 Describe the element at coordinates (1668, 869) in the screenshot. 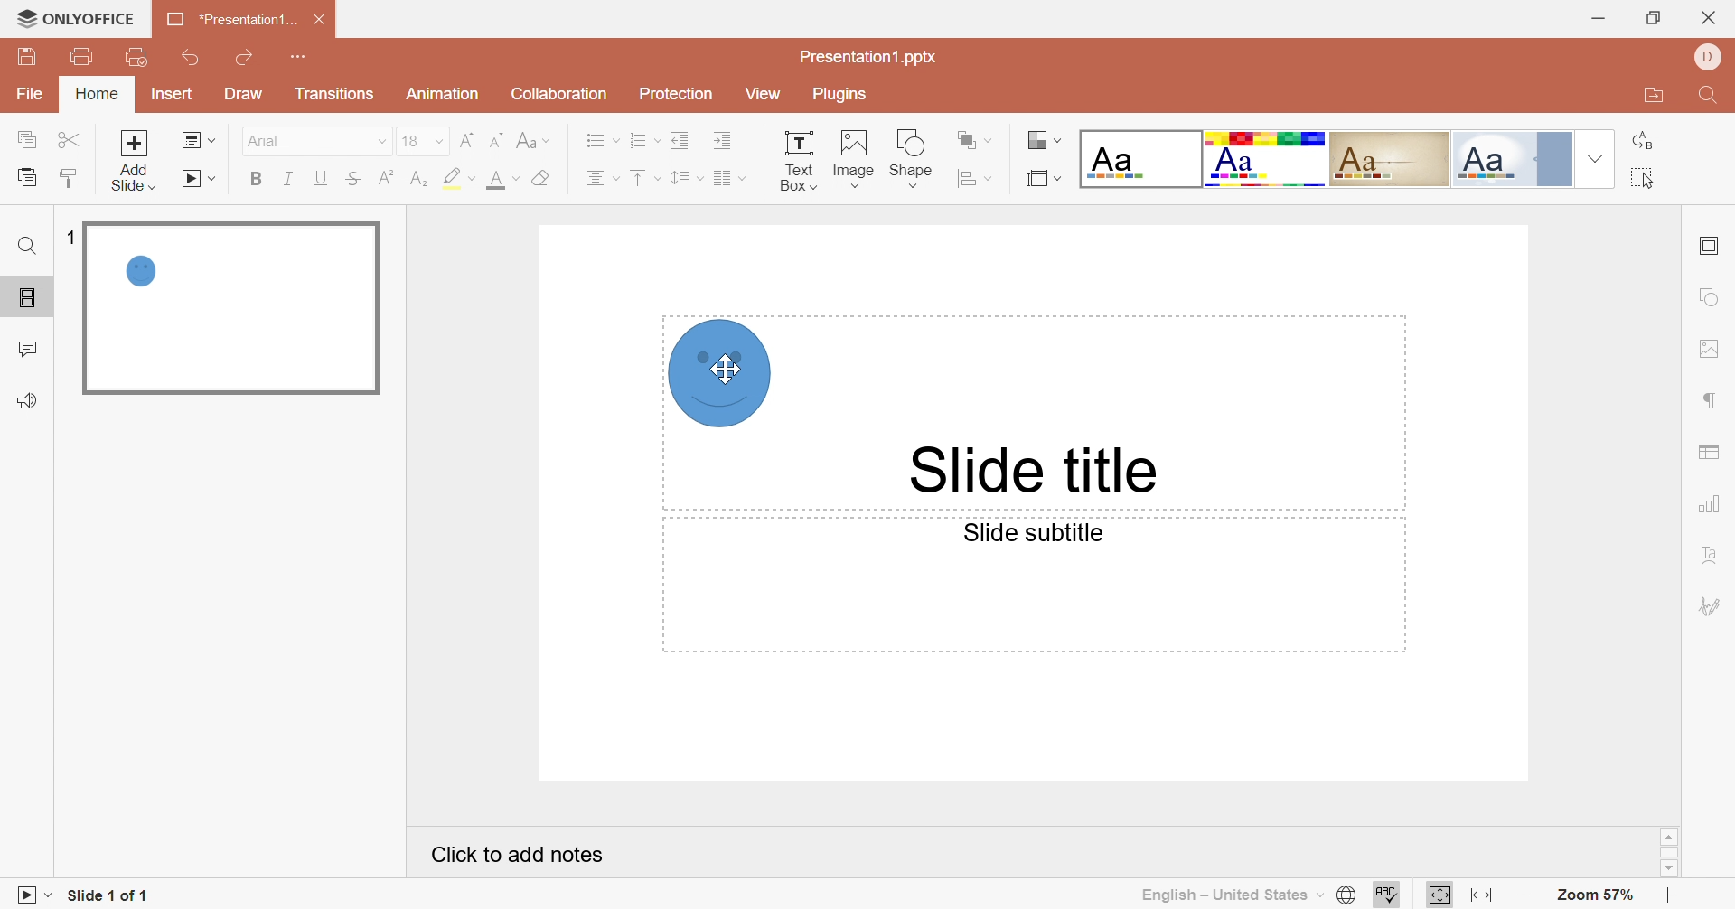

I see `scroll down` at that location.